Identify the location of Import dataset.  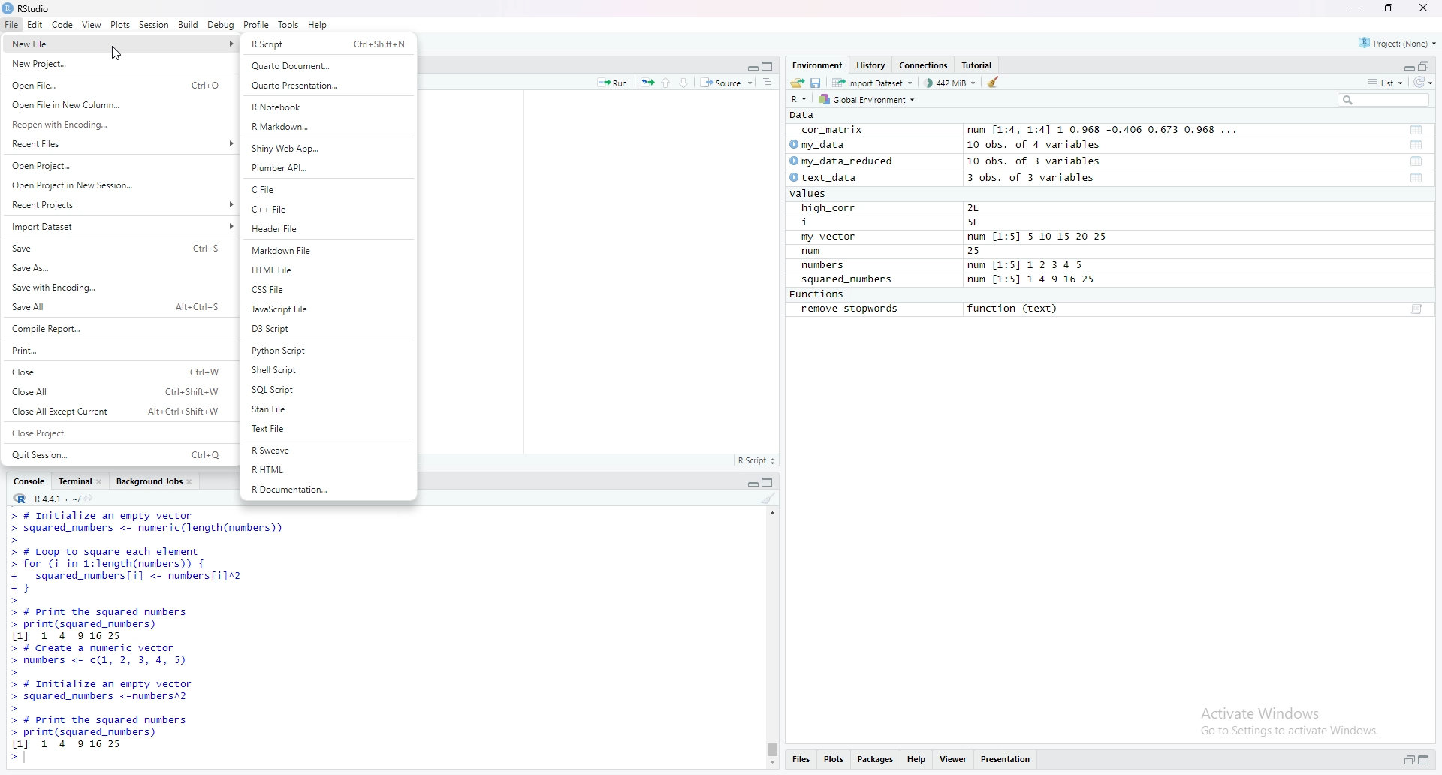
(873, 83).